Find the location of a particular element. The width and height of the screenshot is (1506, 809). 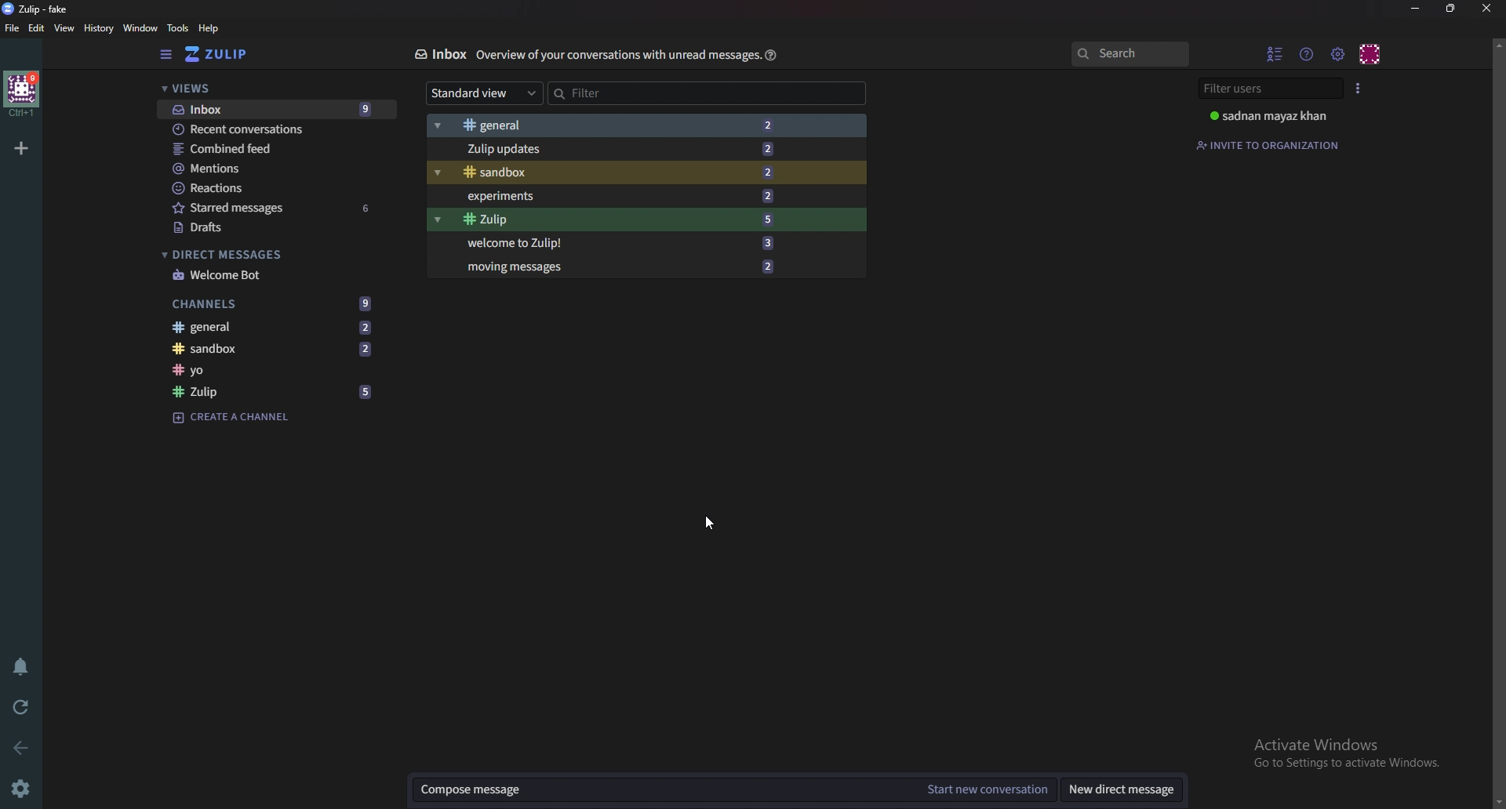

User is located at coordinates (1271, 115).